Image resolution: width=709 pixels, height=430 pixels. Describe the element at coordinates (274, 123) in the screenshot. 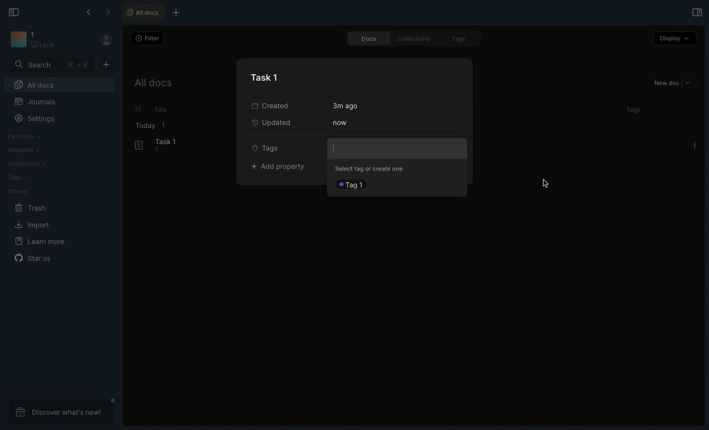

I see `Updated` at that location.